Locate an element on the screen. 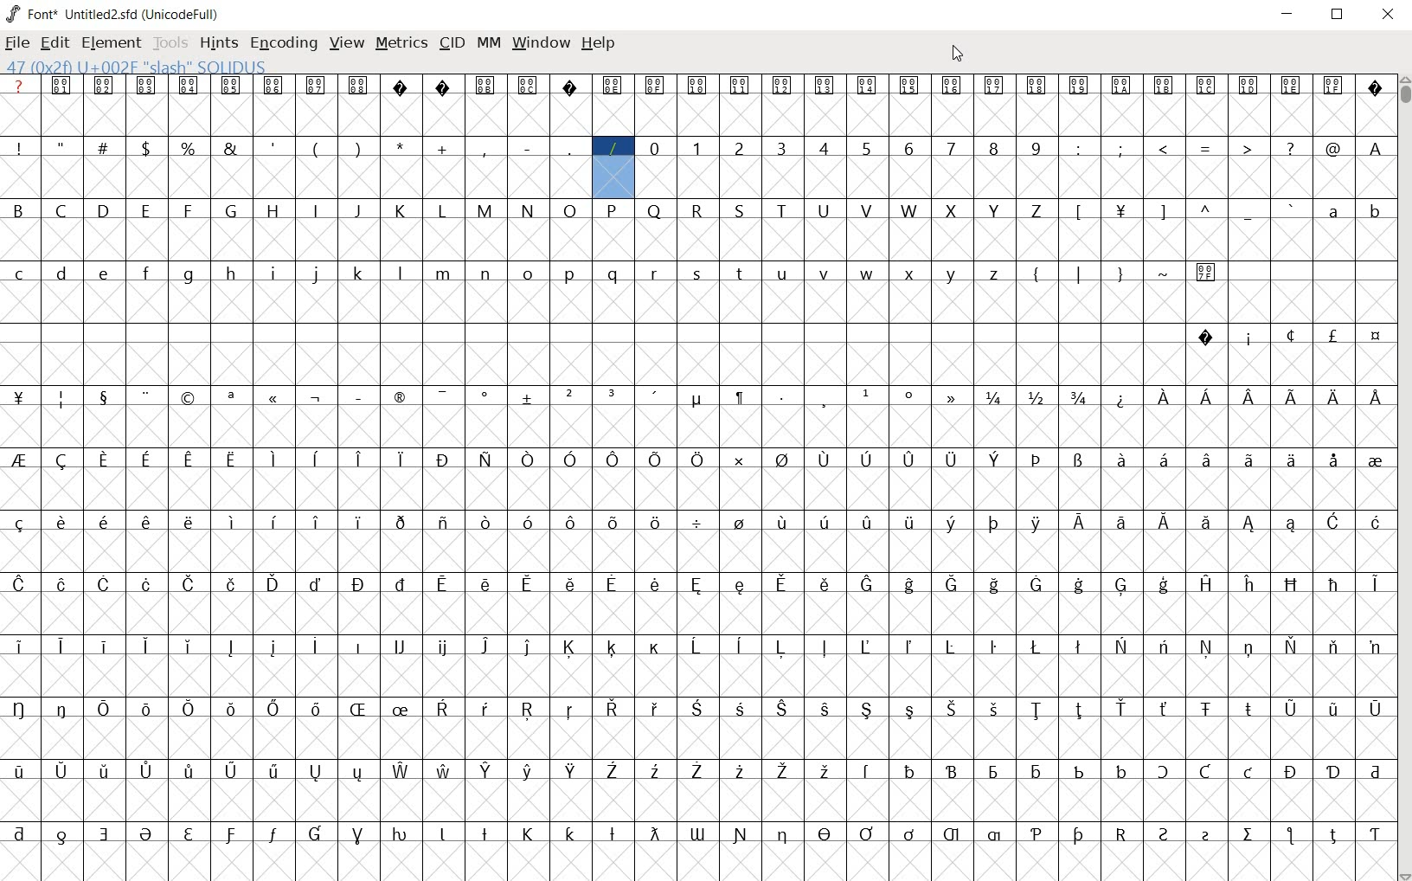 This screenshot has width=1412, height=881. glyph is located at coordinates (147, 710).